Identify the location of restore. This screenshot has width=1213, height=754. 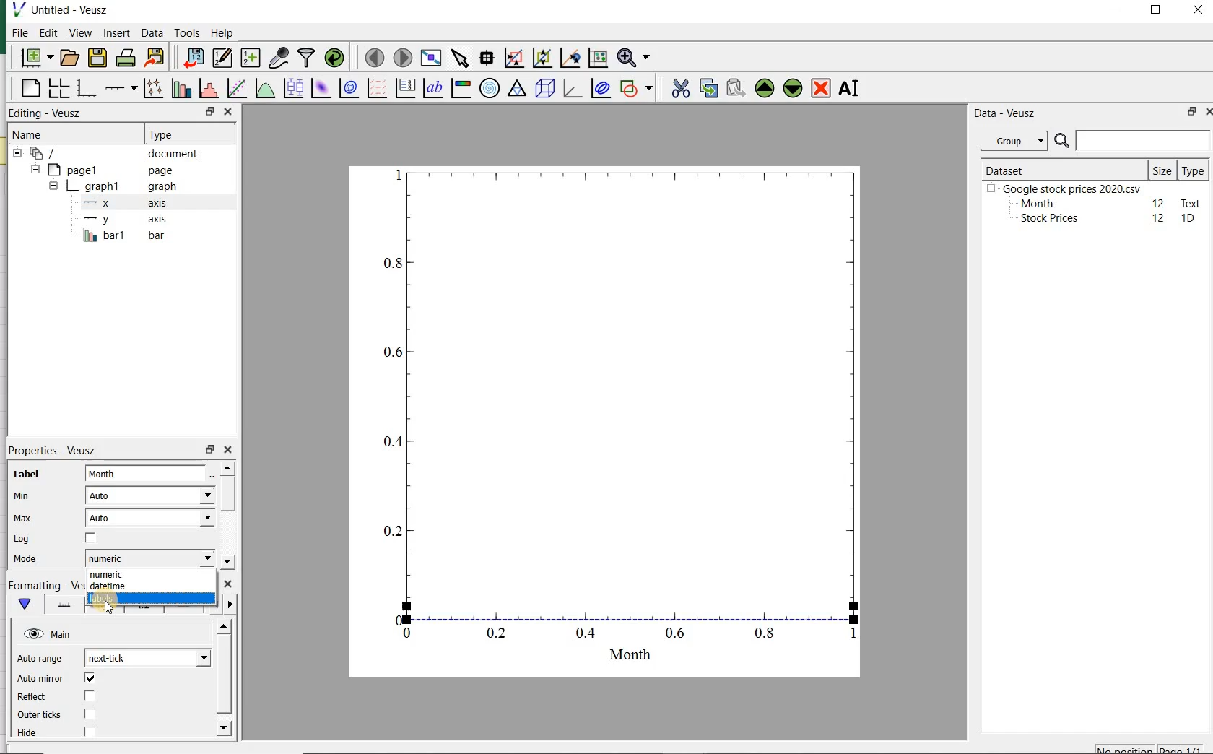
(1189, 113).